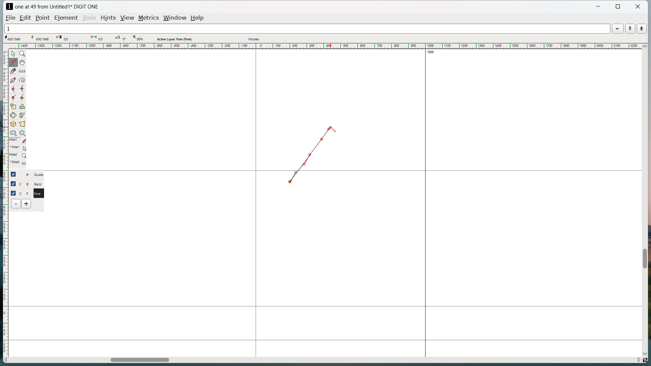  Describe the element at coordinates (255, 39) in the screenshot. I see `modes` at that location.